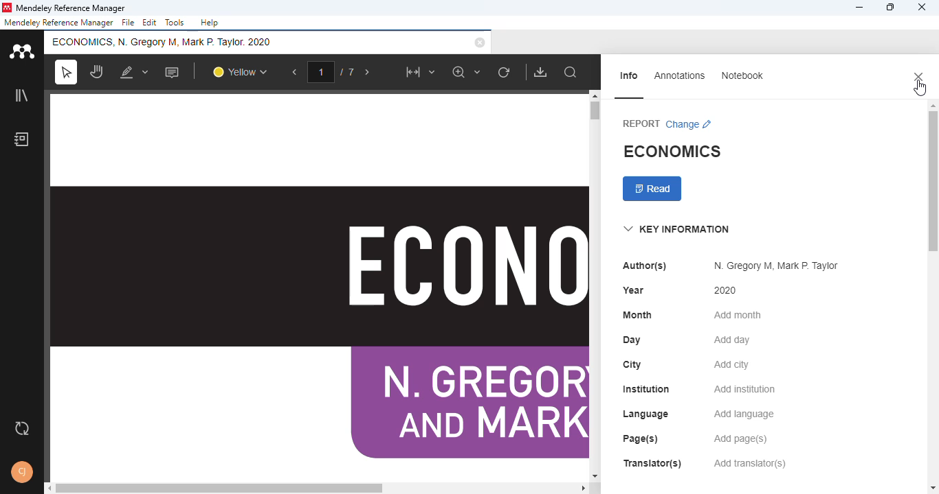  Describe the element at coordinates (164, 41) in the screenshot. I see `ECONOMICS, N. Gregory M, Mark P. Taylor. 2020` at that location.